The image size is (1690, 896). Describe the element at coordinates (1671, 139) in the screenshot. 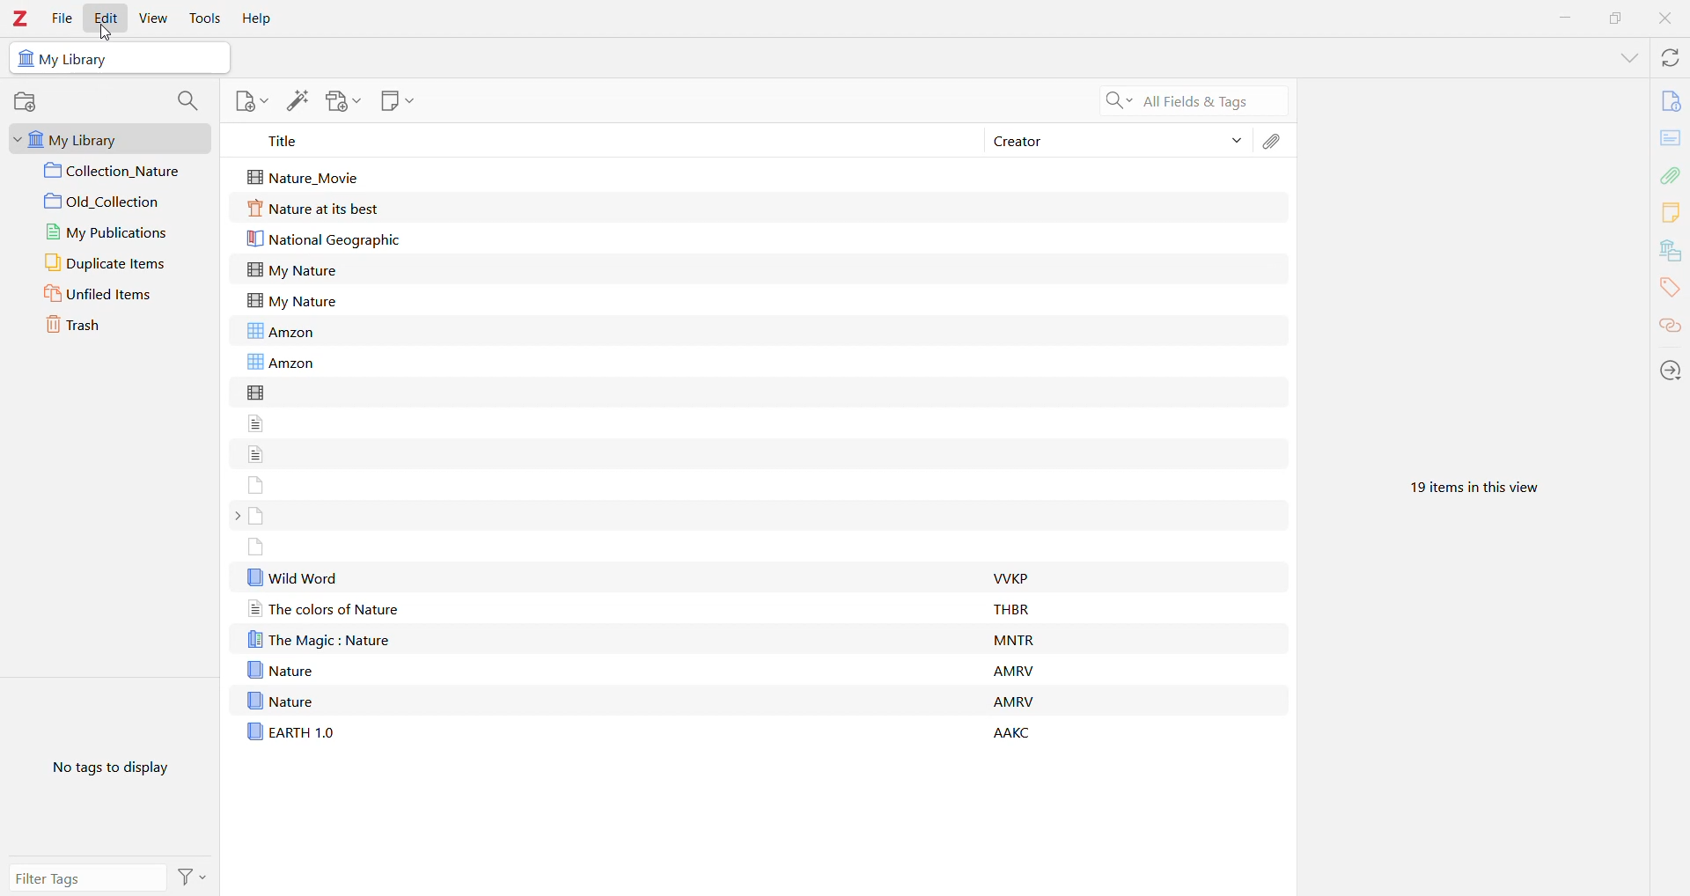

I see `Abstract` at that location.